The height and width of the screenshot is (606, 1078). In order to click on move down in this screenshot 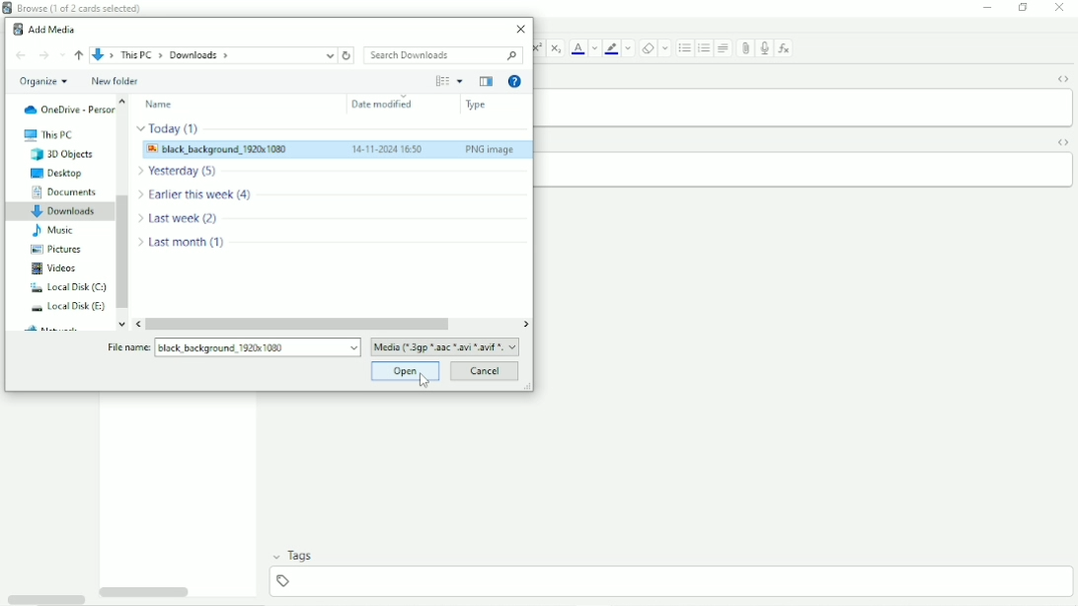, I will do `click(121, 324)`.